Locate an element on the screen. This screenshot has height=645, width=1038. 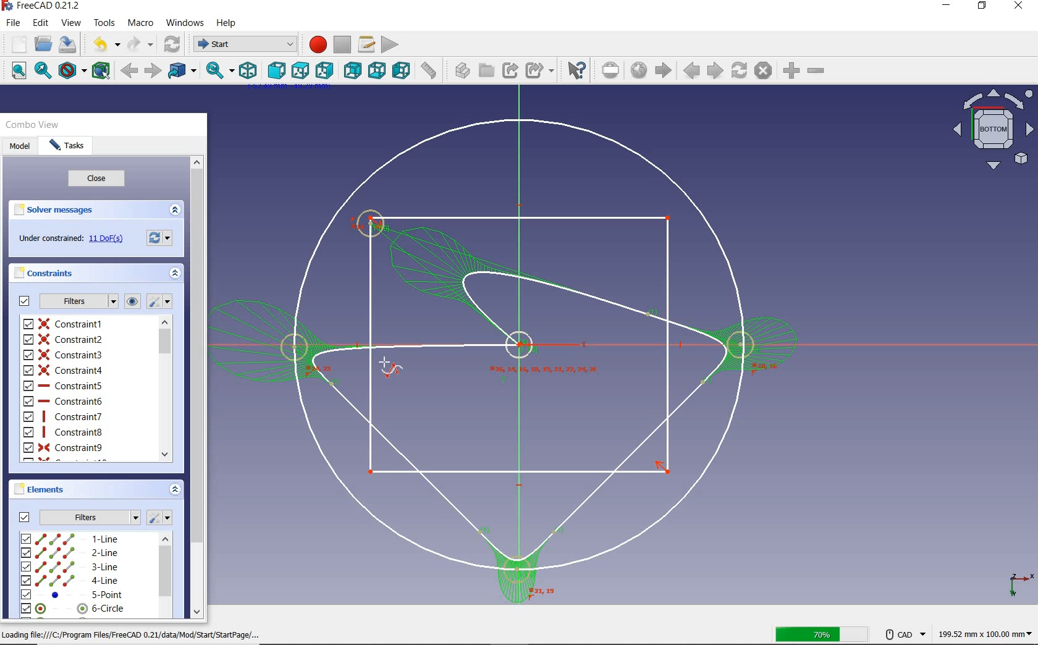
left is located at coordinates (401, 71).